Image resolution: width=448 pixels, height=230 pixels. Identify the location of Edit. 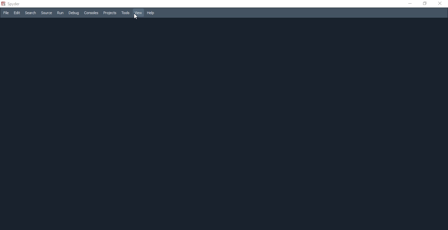
(17, 13).